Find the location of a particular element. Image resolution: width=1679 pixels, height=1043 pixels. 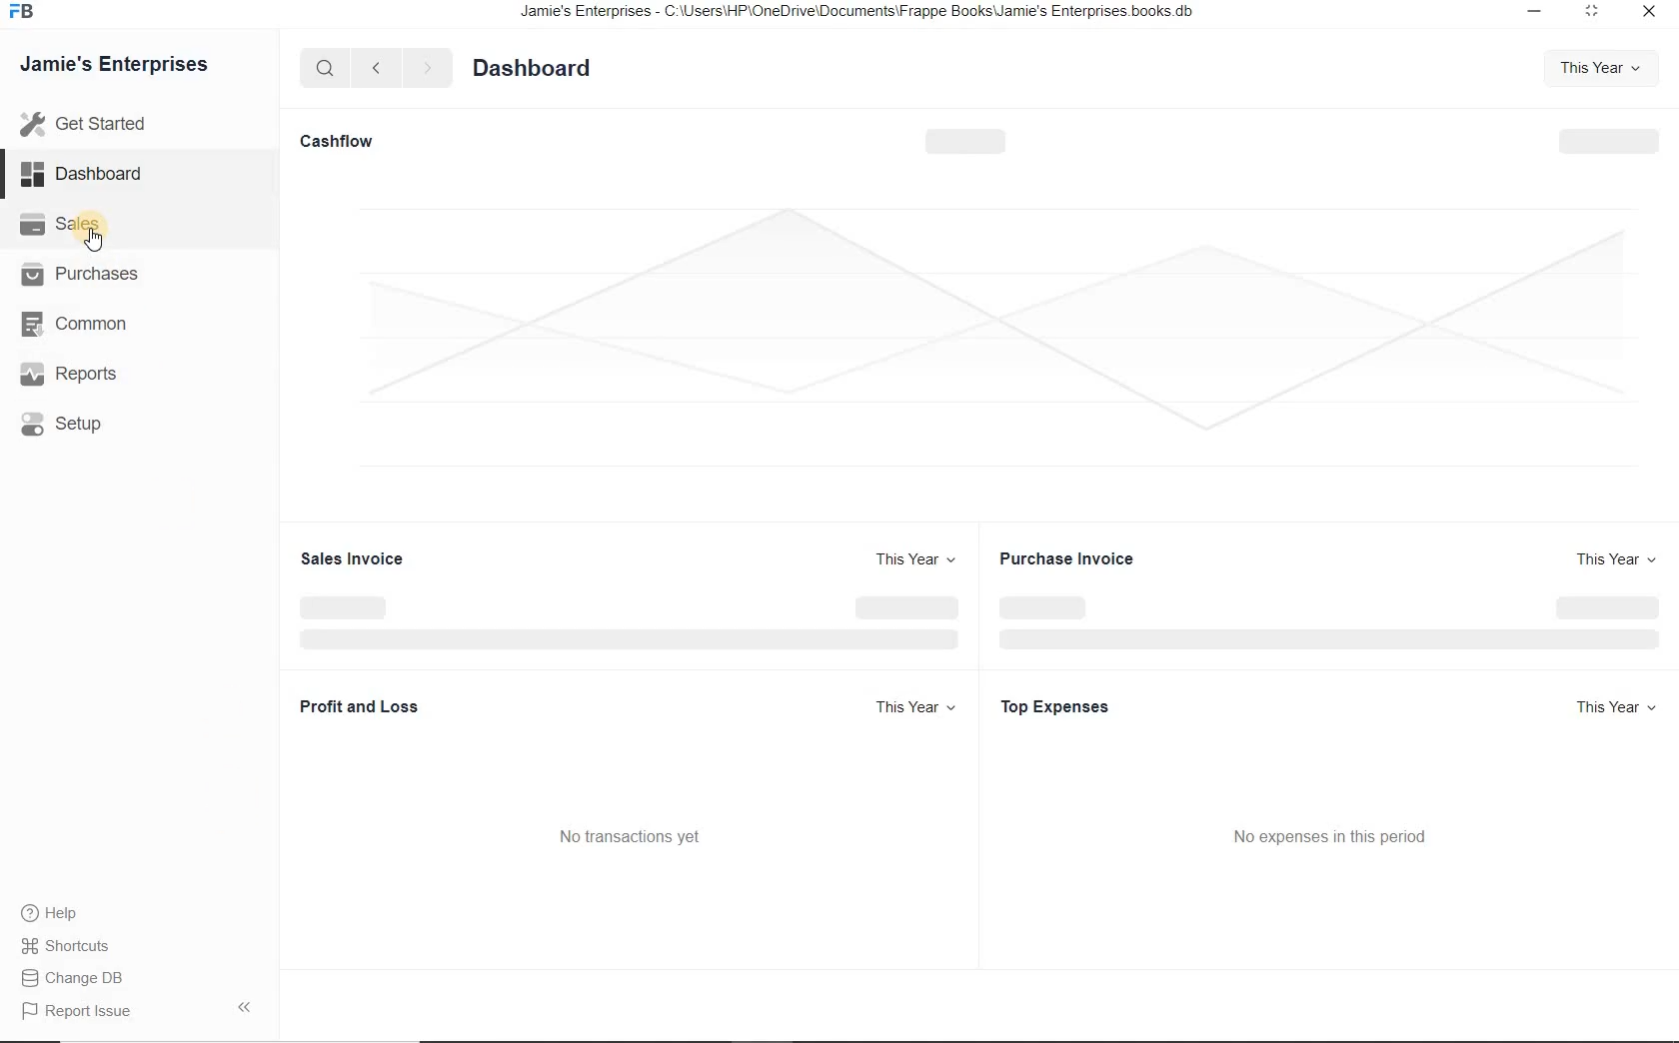

space for graph is located at coordinates (978, 336).